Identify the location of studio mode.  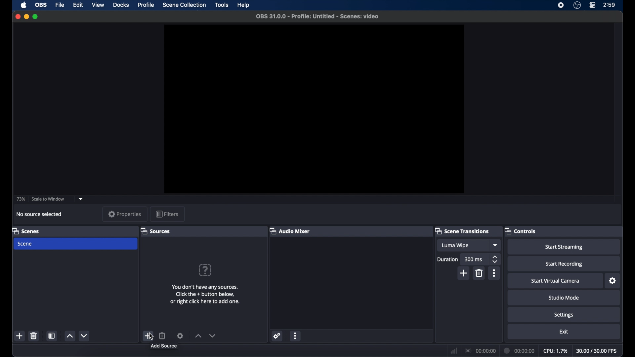
(563, 298).